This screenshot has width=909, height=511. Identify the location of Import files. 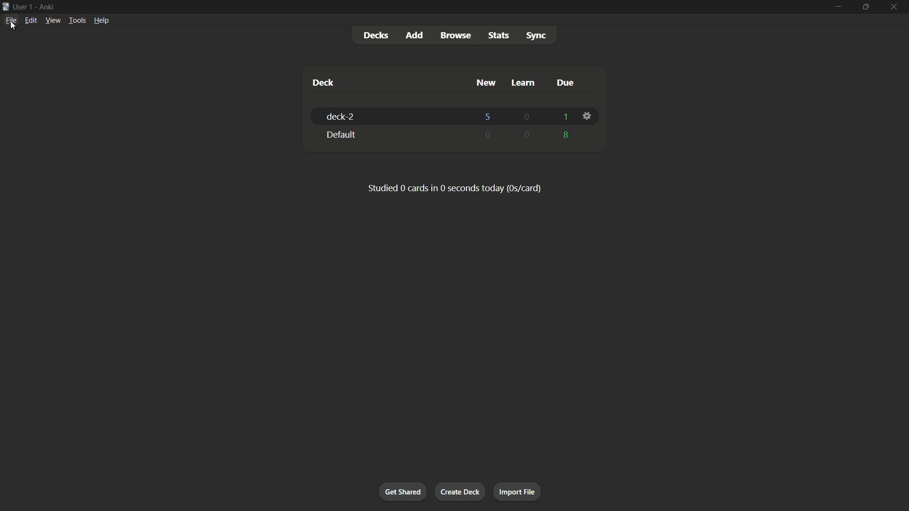
(518, 493).